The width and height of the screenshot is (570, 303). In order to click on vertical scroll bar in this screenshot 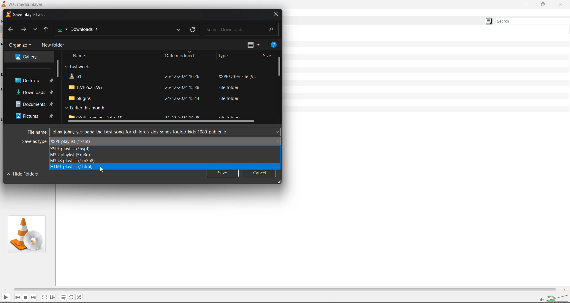, I will do `click(57, 69)`.